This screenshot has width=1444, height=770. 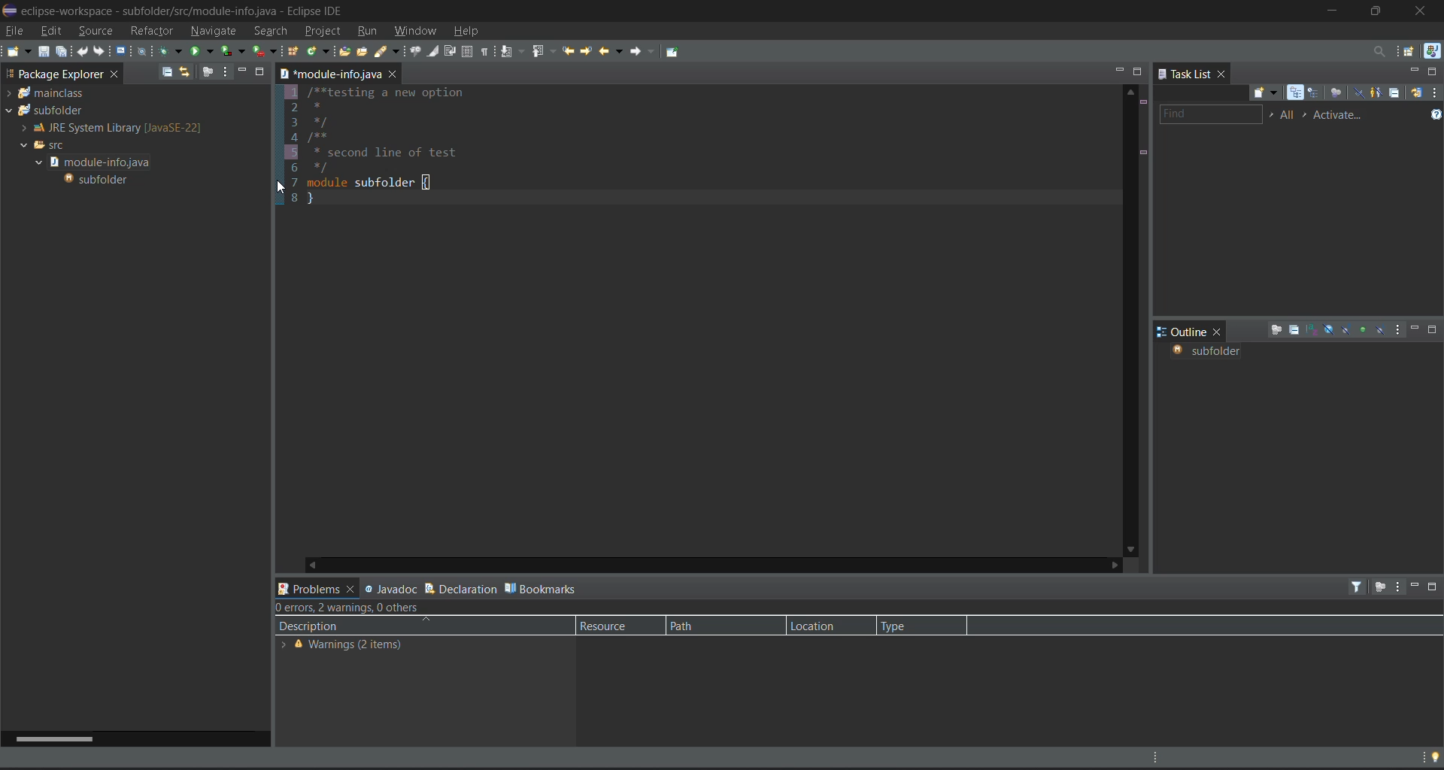 I want to click on toggle word wrap, so click(x=450, y=50).